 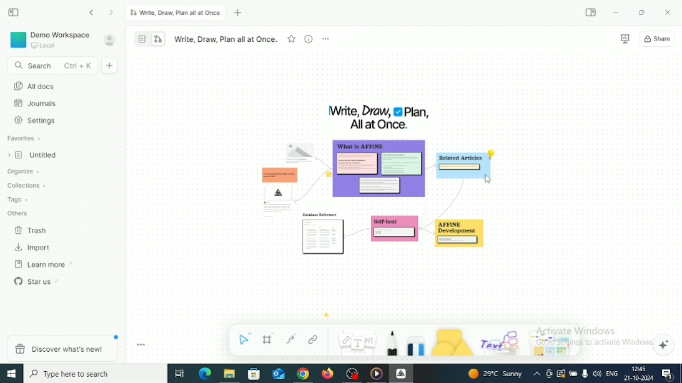 I want to click on Others, so click(x=19, y=213).